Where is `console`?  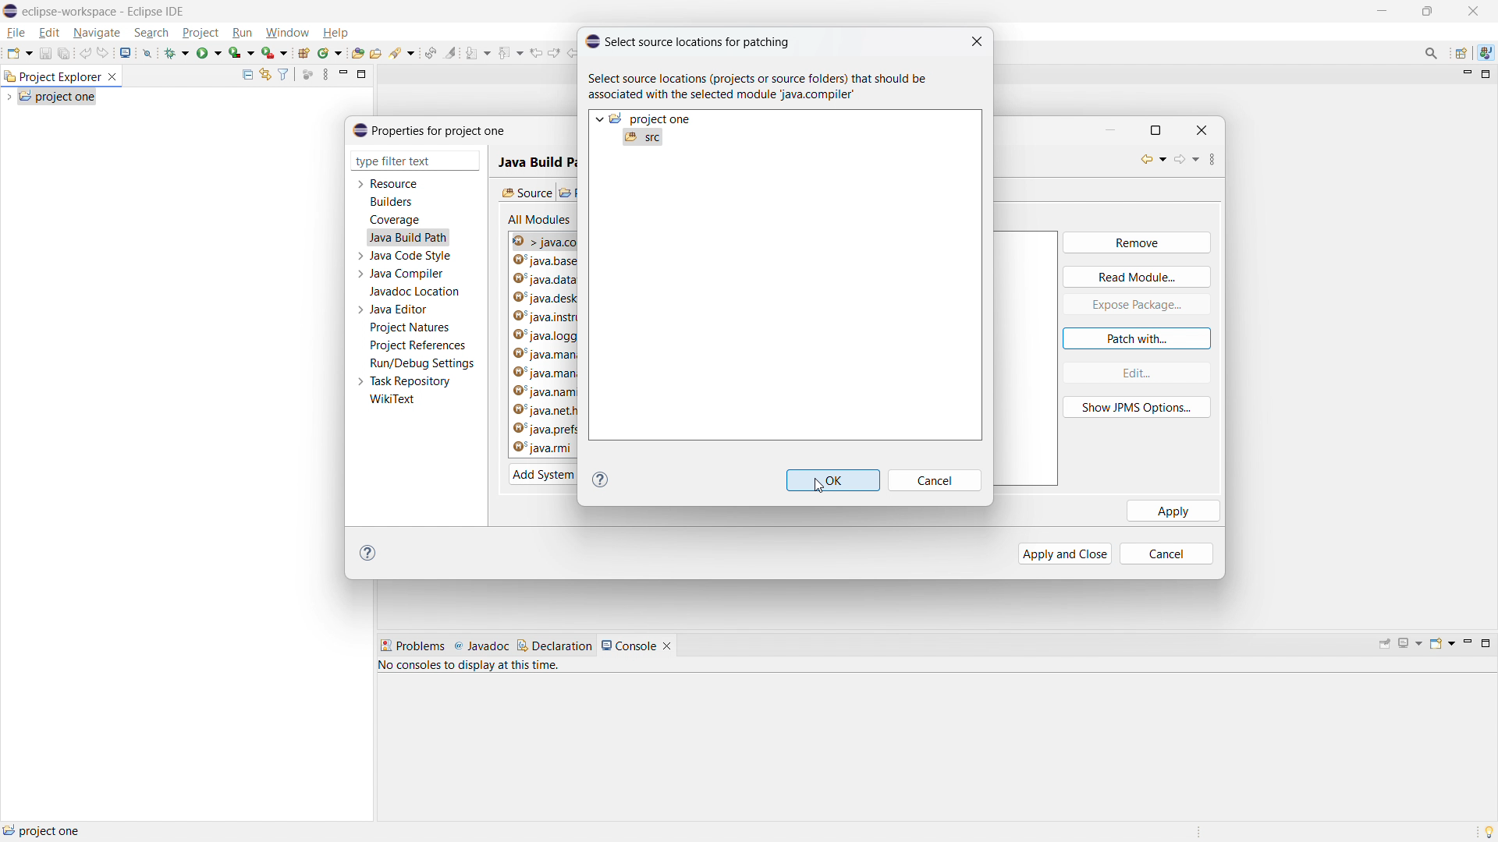
console is located at coordinates (629, 646).